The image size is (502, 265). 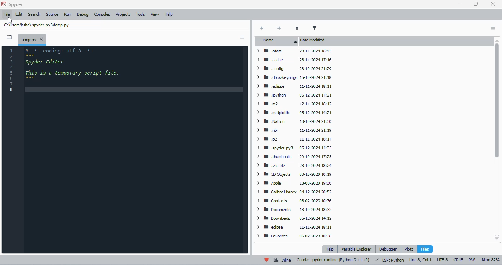 What do you see at coordinates (293, 68) in the screenshot?
I see `> Mm config 28-10-2024 21:29` at bounding box center [293, 68].